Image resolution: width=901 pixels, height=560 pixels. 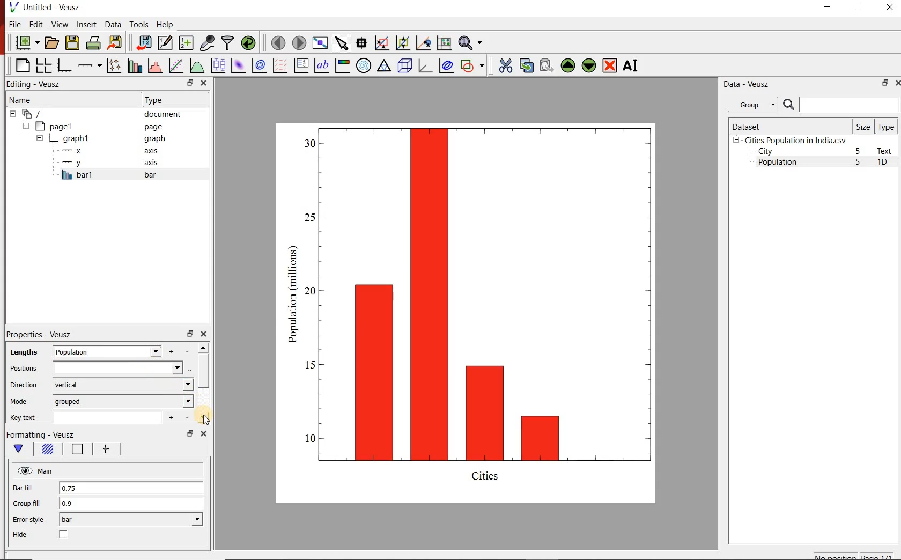 What do you see at coordinates (526, 64) in the screenshot?
I see `copy the selected widget` at bounding box center [526, 64].